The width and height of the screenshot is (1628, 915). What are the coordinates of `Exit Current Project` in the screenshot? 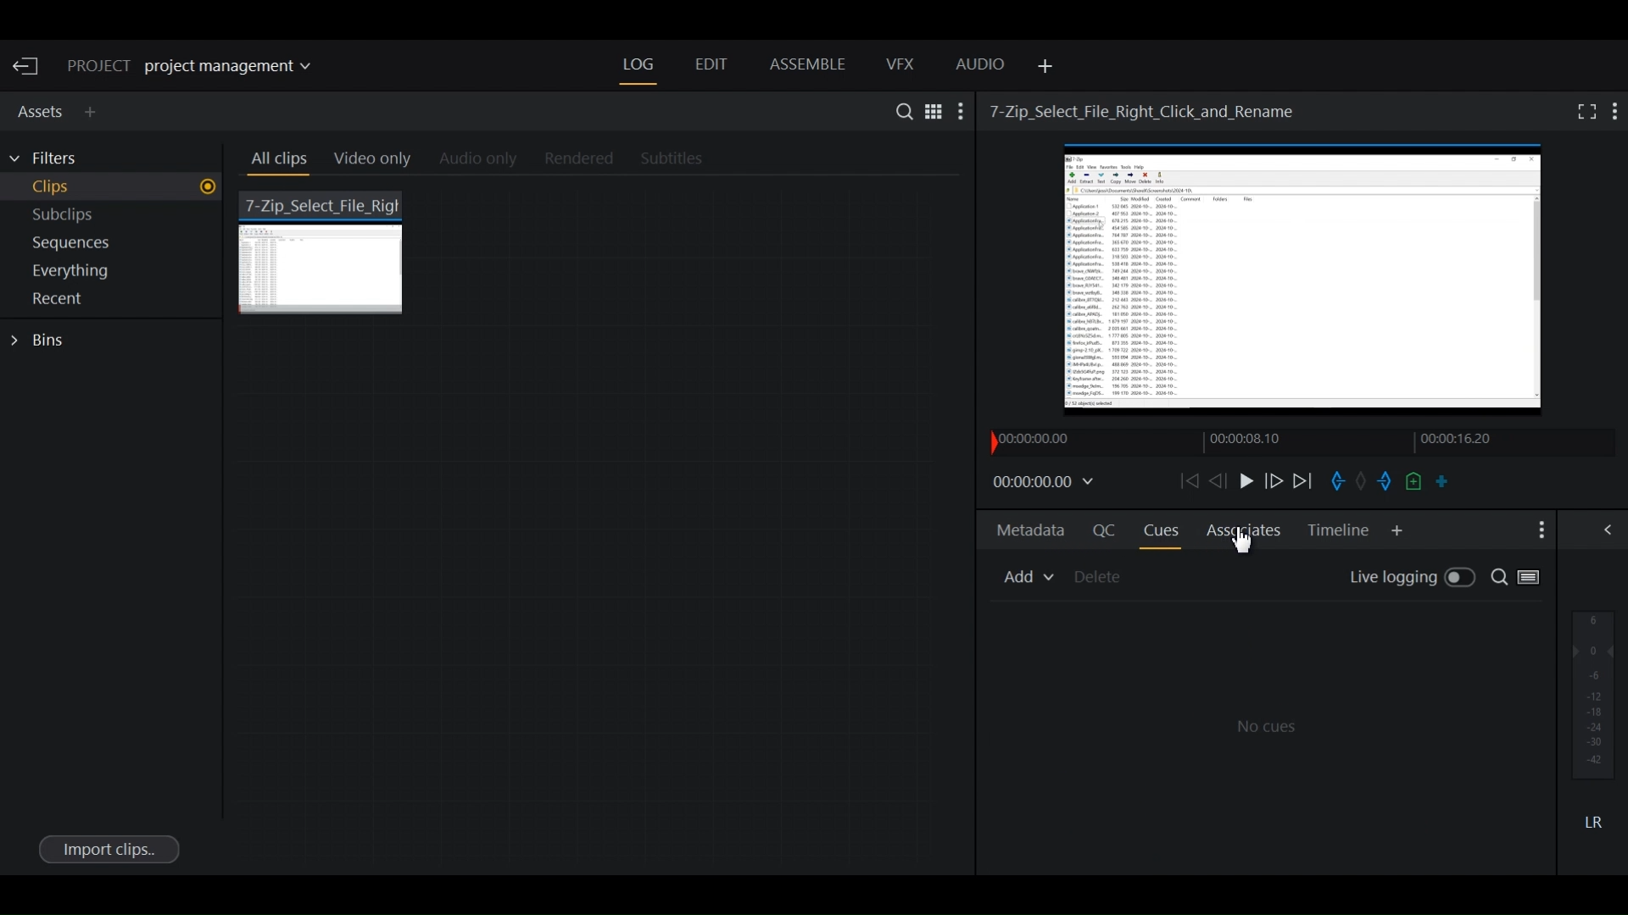 It's located at (29, 67).